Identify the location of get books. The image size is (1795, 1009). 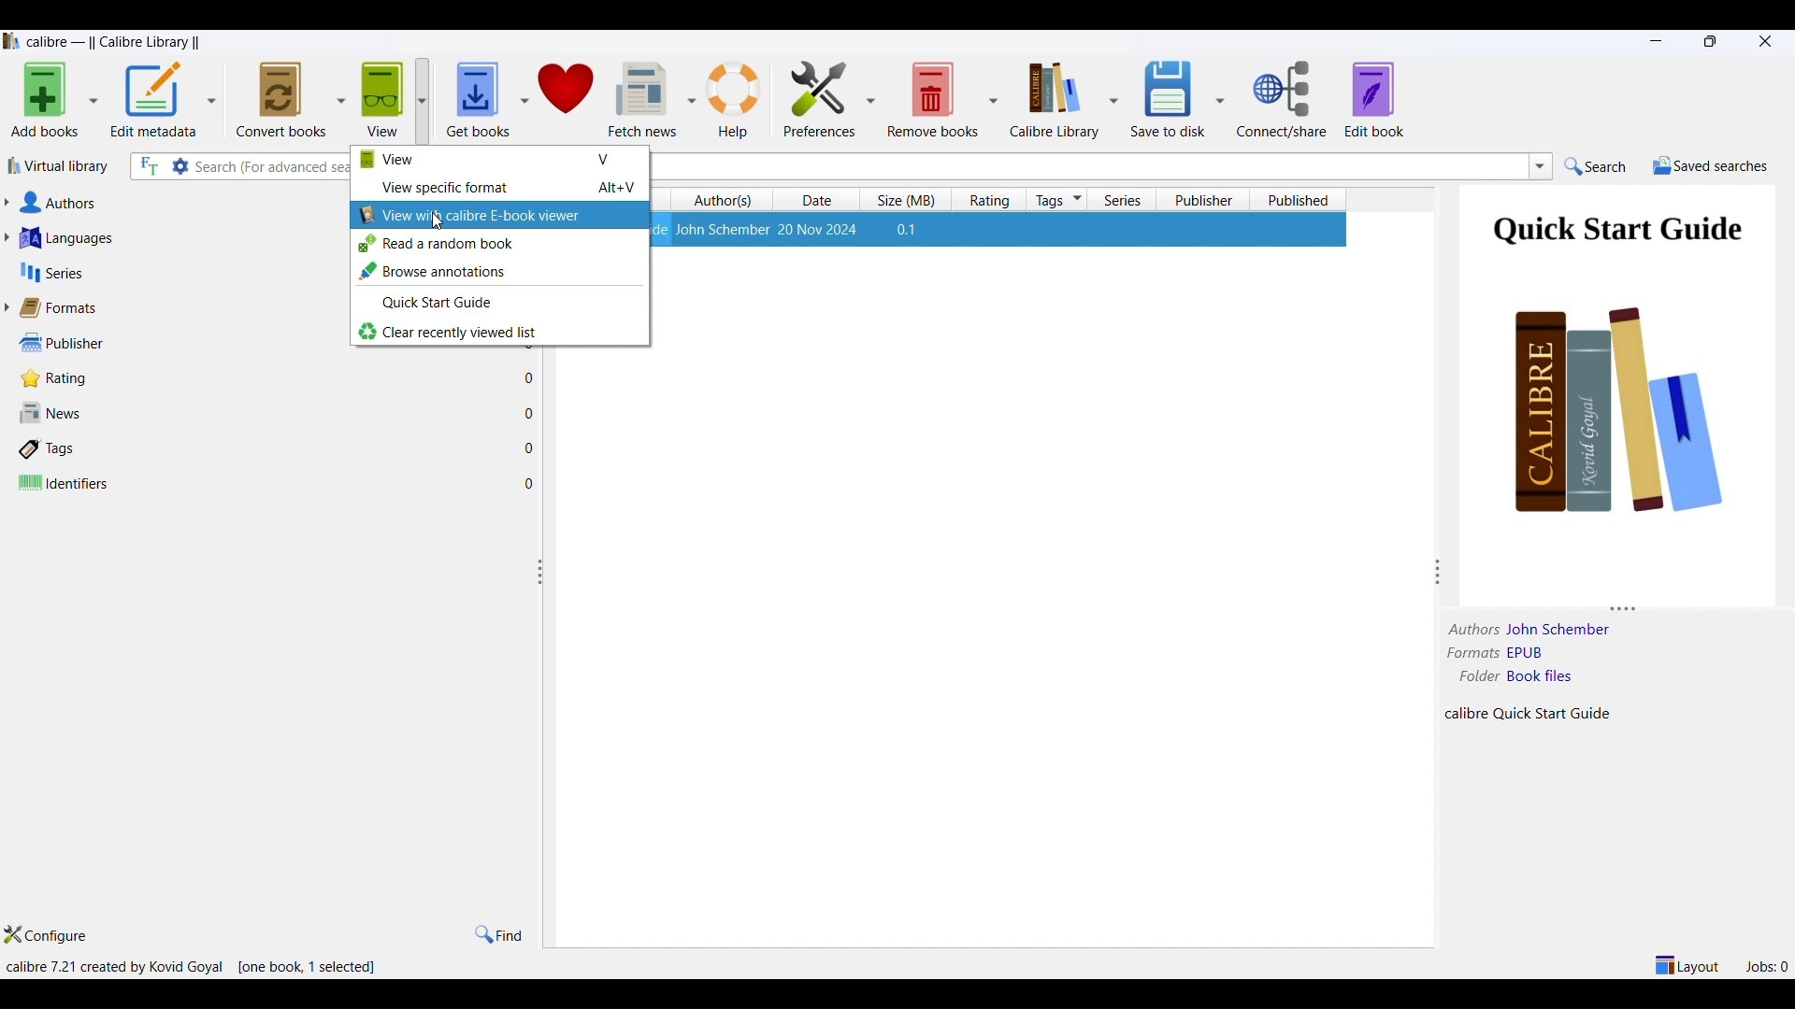
(479, 96).